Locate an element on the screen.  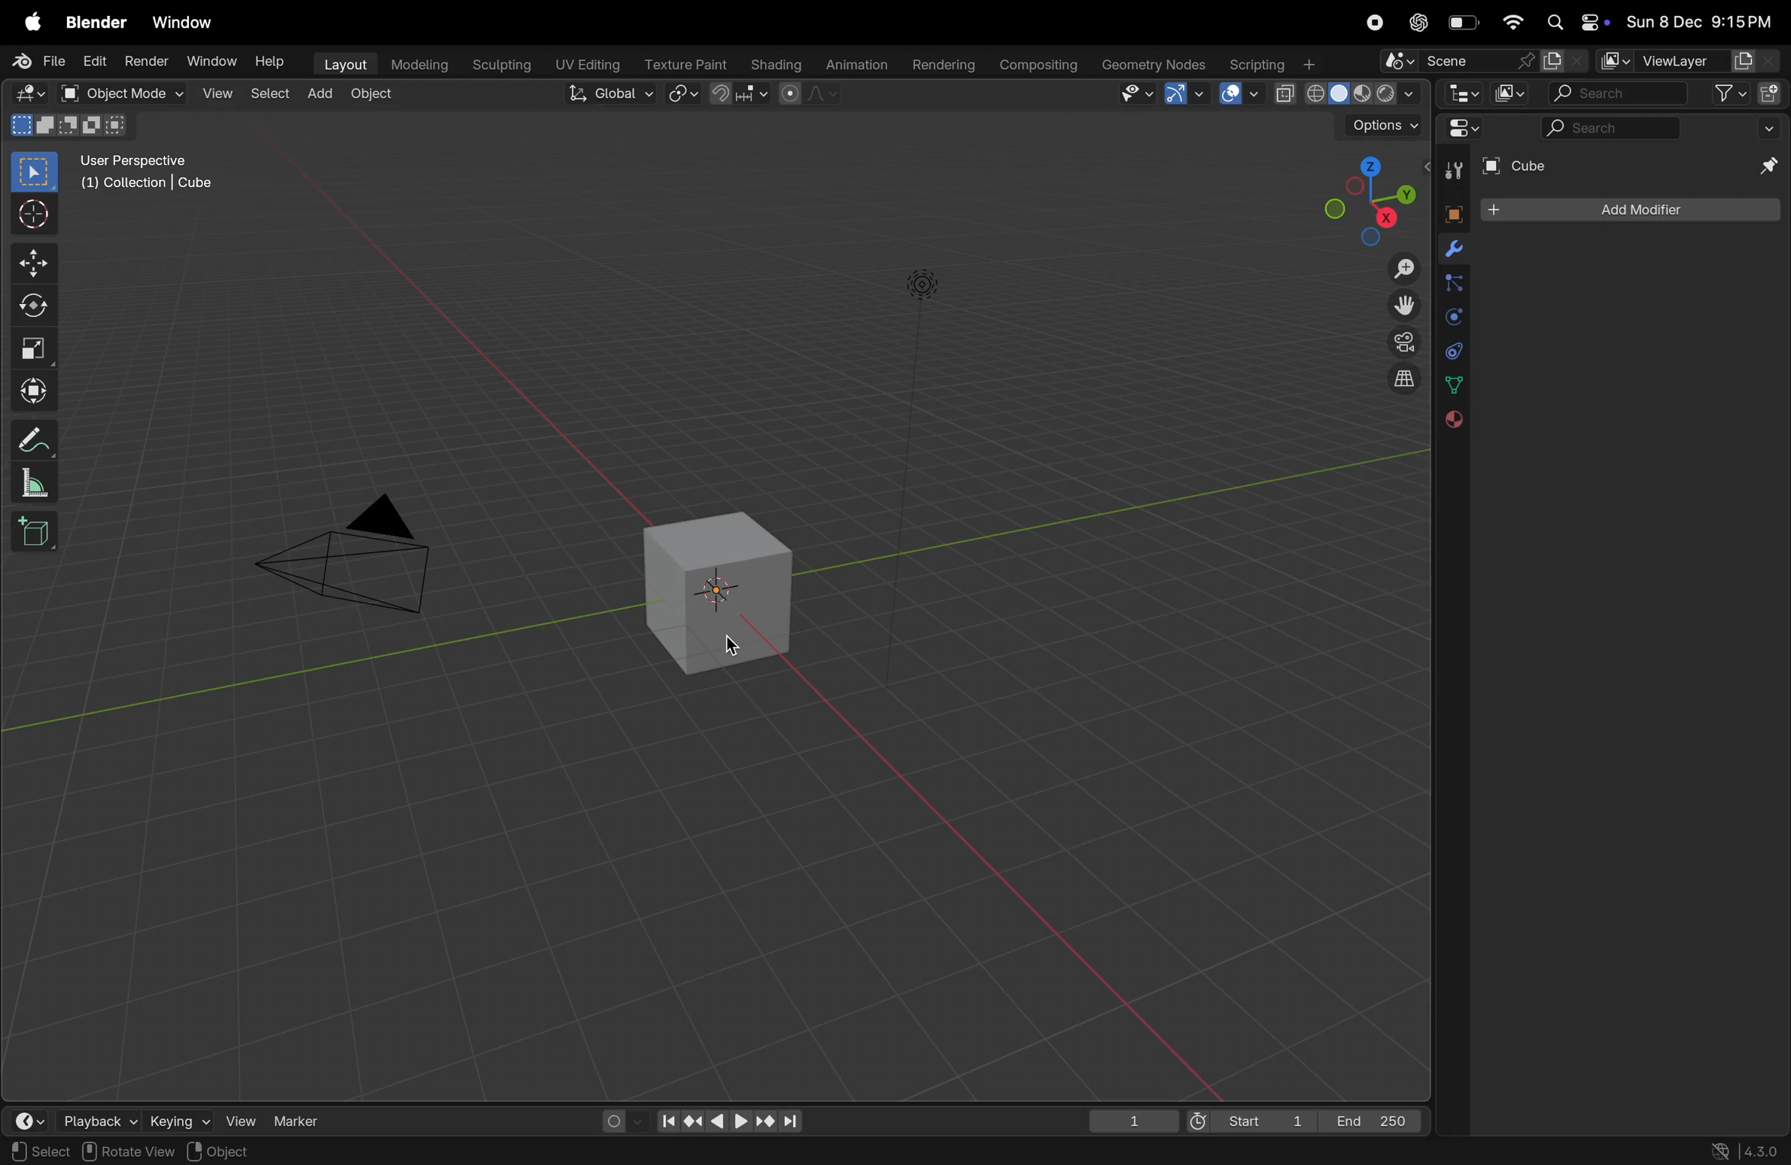
object mode is located at coordinates (138, 94).